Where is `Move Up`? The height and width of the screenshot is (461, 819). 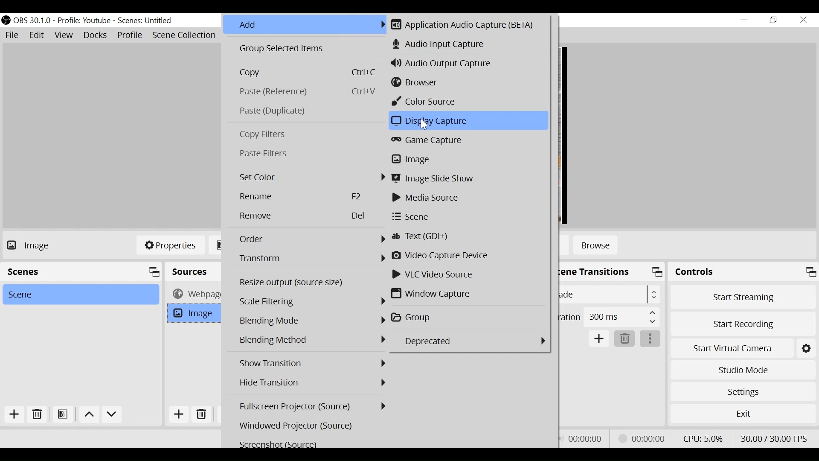 Move Up is located at coordinates (88, 415).